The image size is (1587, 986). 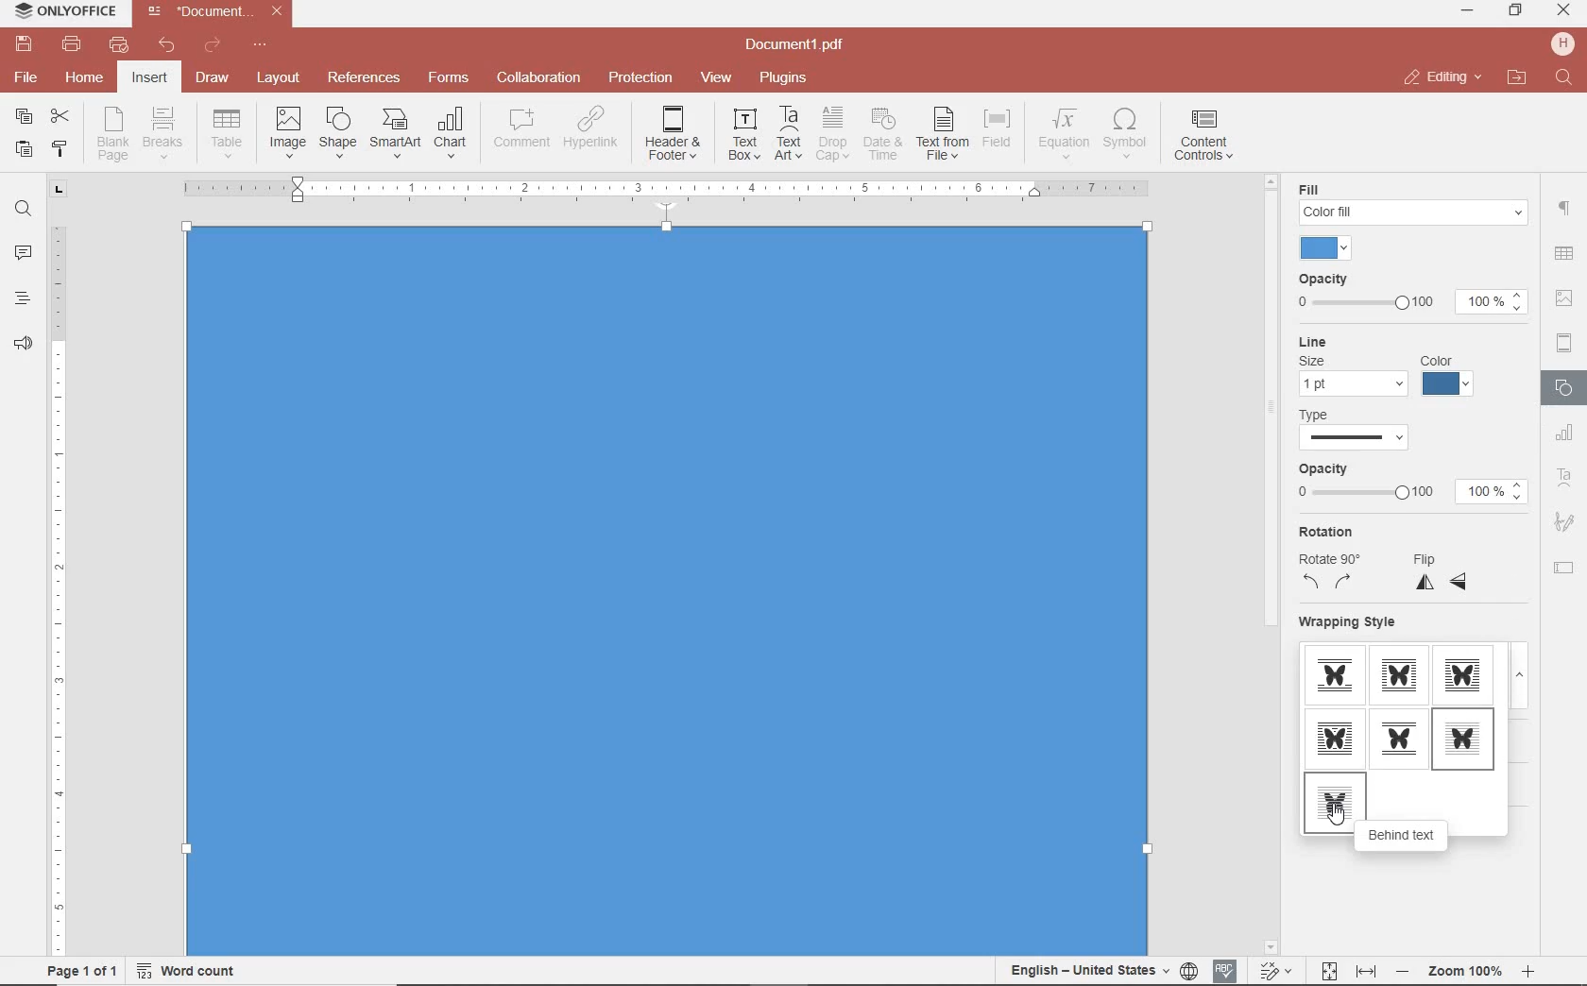 What do you see at coordinates (1465, 972) in the screenshot?
I see `` at bounding box center [1465, 972].